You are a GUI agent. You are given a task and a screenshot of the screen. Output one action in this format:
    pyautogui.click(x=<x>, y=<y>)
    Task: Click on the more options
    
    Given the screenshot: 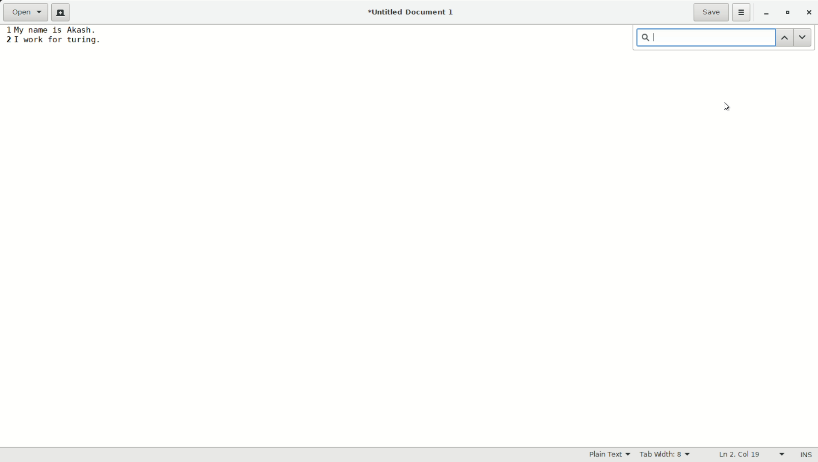 What is the action you would take?
    pyautogui.click(x=742, y=12)
    